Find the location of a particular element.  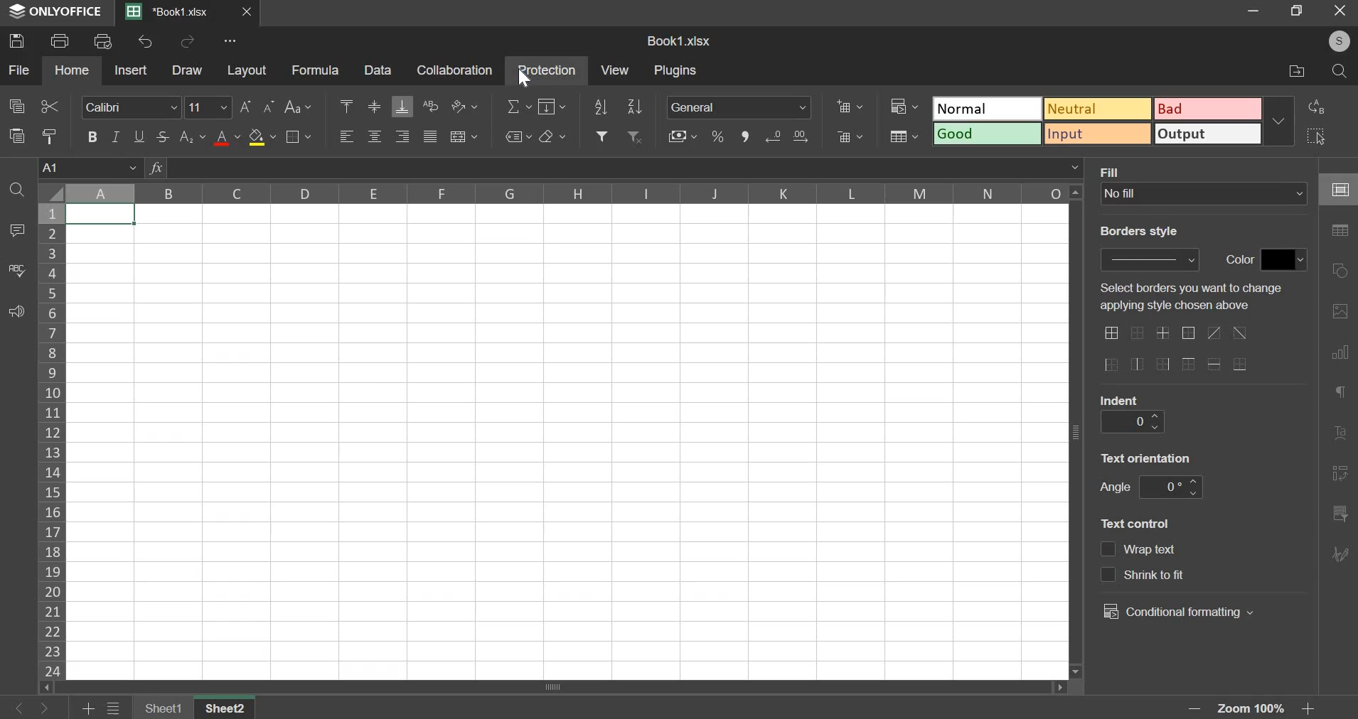

change case is located at coordinates (298, 106).